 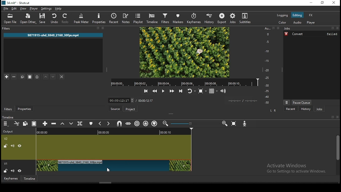 What do you see at coordinates (53, 77) in the screenshot?
I see `move filter down` at bounding box center [53, 77].